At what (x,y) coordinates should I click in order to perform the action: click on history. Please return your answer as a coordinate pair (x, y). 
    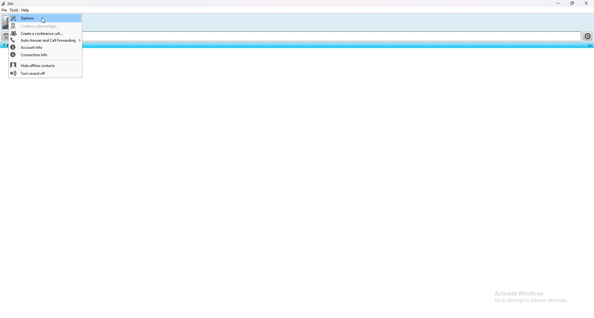
    Looking at the image, I should click on (588, 36).